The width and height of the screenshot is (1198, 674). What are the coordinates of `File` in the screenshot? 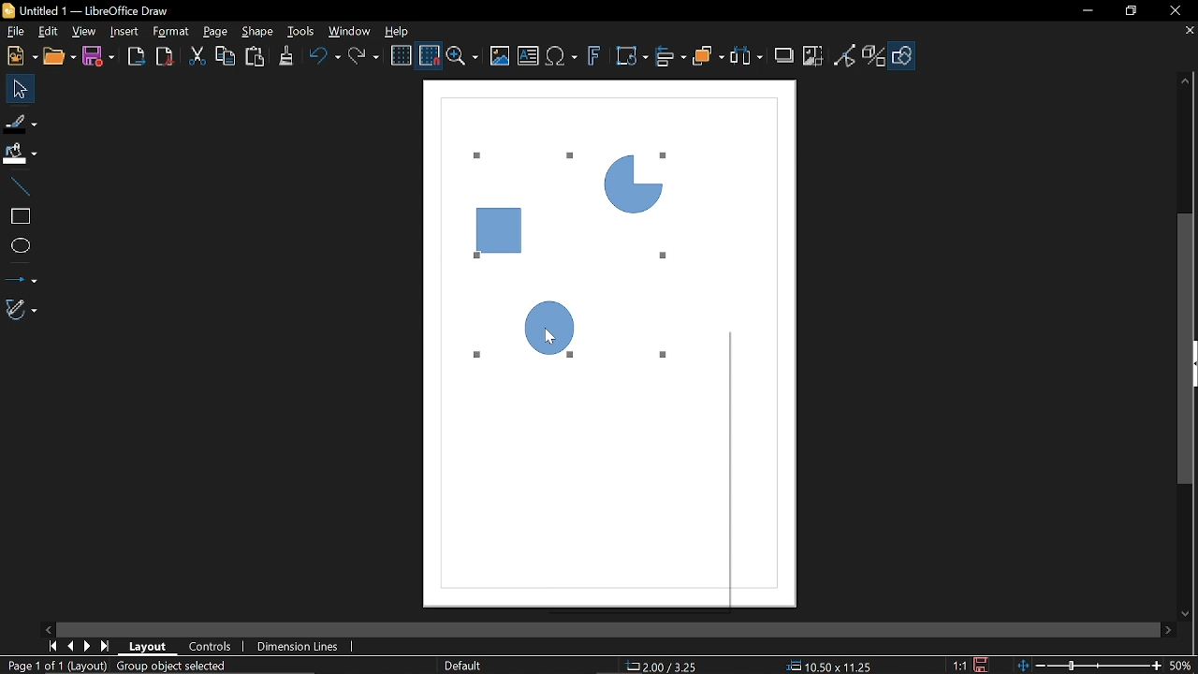 It's located at (13, 32).